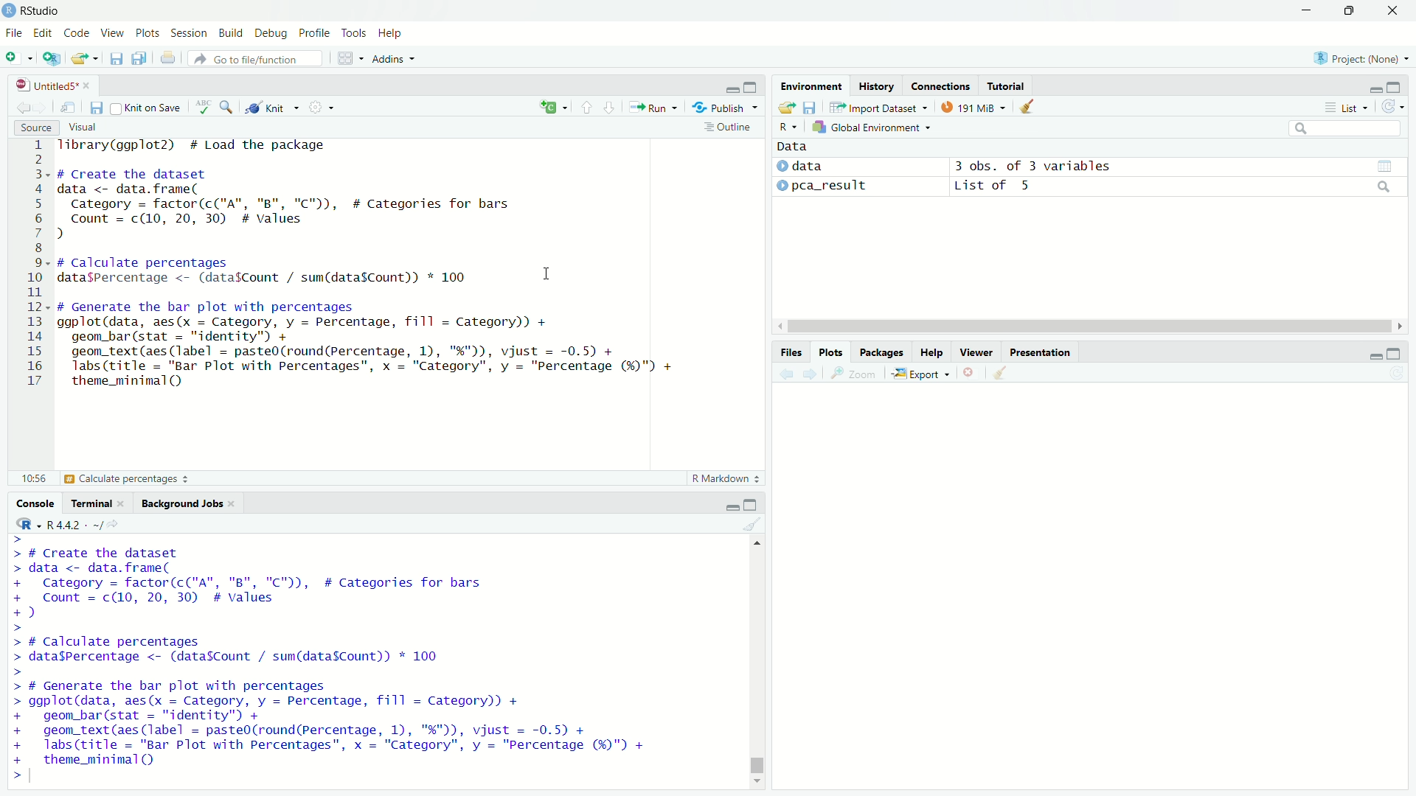 The image size is (1416, 796). What do you see at coordinates (834, 186) in the screenshot?
I see `data2: pca_result` at bounding box center [834, 186].